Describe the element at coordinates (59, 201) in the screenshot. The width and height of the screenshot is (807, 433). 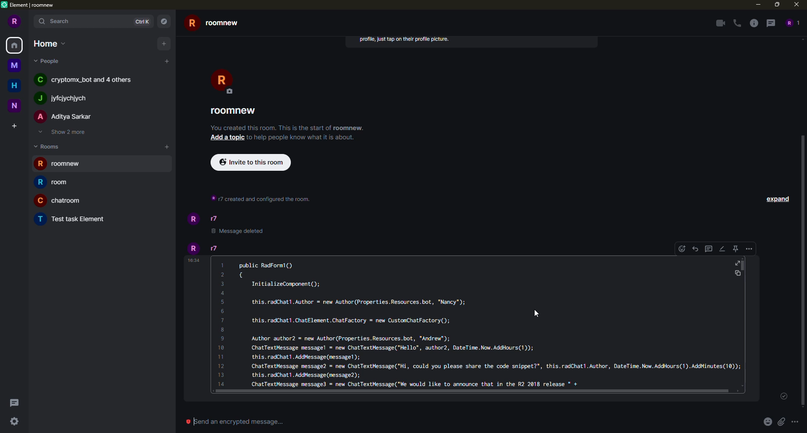
I see `room` at that location.